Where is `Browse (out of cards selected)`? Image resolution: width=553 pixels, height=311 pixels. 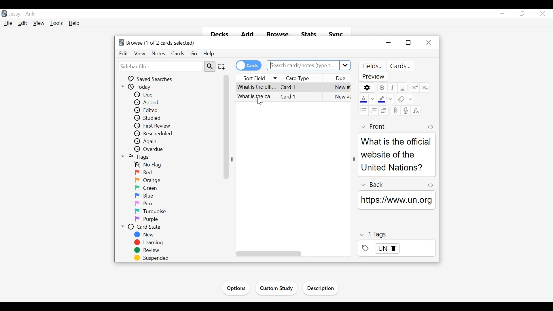 Browse (out of cards selected) is located at coordinates (158, 43).